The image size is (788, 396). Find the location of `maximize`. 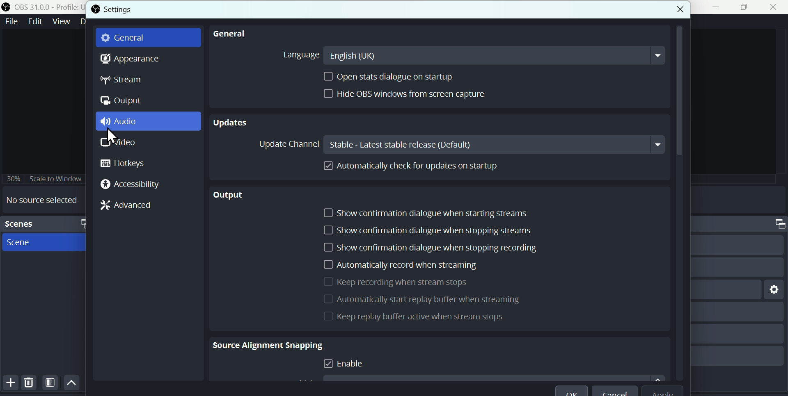

maximize is located at coordinates (776, 224).